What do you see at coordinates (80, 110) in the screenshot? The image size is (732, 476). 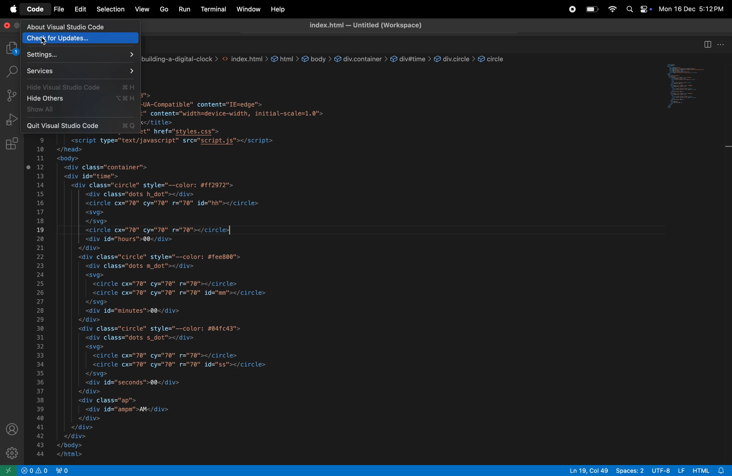 I see `show` at bounding box center [80, 110].